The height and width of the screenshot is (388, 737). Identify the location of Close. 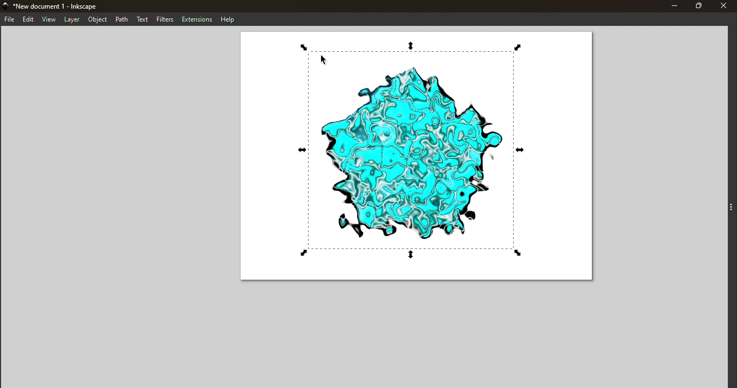
(726, 6).